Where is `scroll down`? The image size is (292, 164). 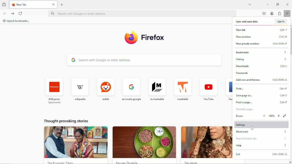
scroll down is located at coordinates (290, 162).